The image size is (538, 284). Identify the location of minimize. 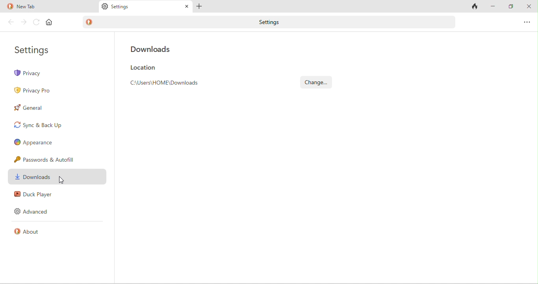
(494, 6).